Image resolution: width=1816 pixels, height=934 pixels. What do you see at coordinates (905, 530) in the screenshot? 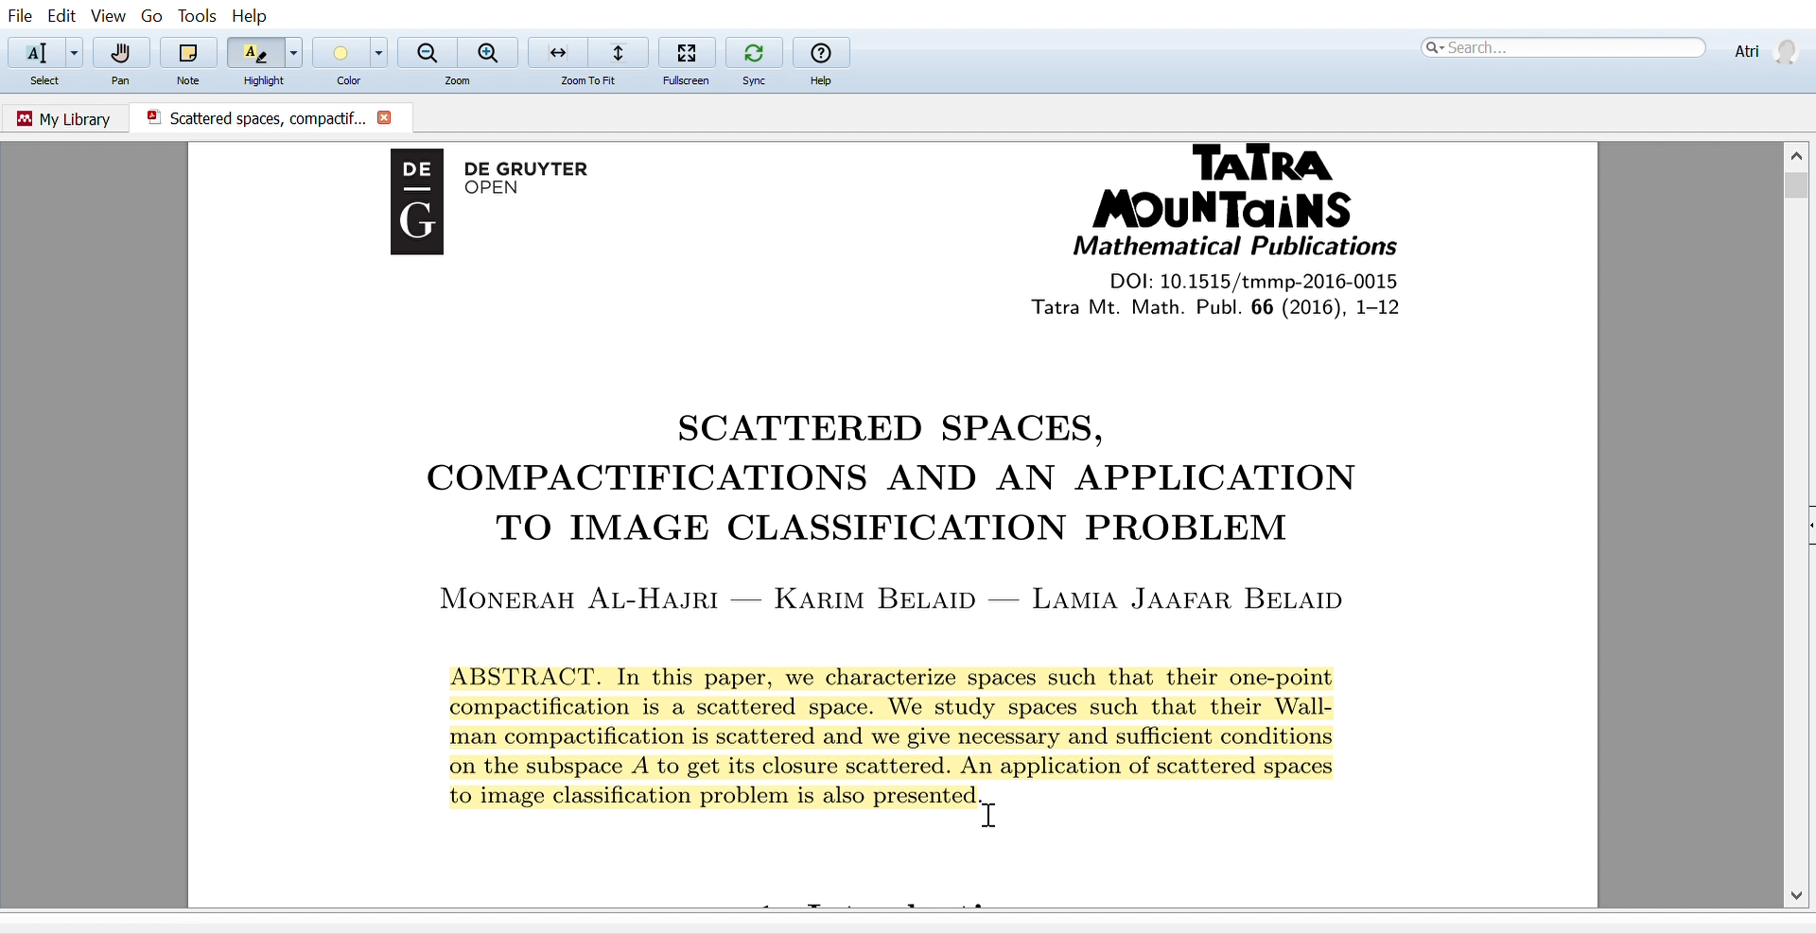
I see `TO IMAGE CLASSIFICATION PROBLEM` at bounding box center [905, 530].